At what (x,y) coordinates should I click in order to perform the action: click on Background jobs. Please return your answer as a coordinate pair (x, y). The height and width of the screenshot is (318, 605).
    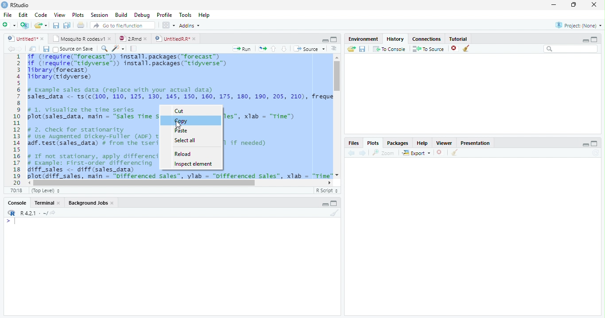
    Looking at the image, I should click on (91, 203).